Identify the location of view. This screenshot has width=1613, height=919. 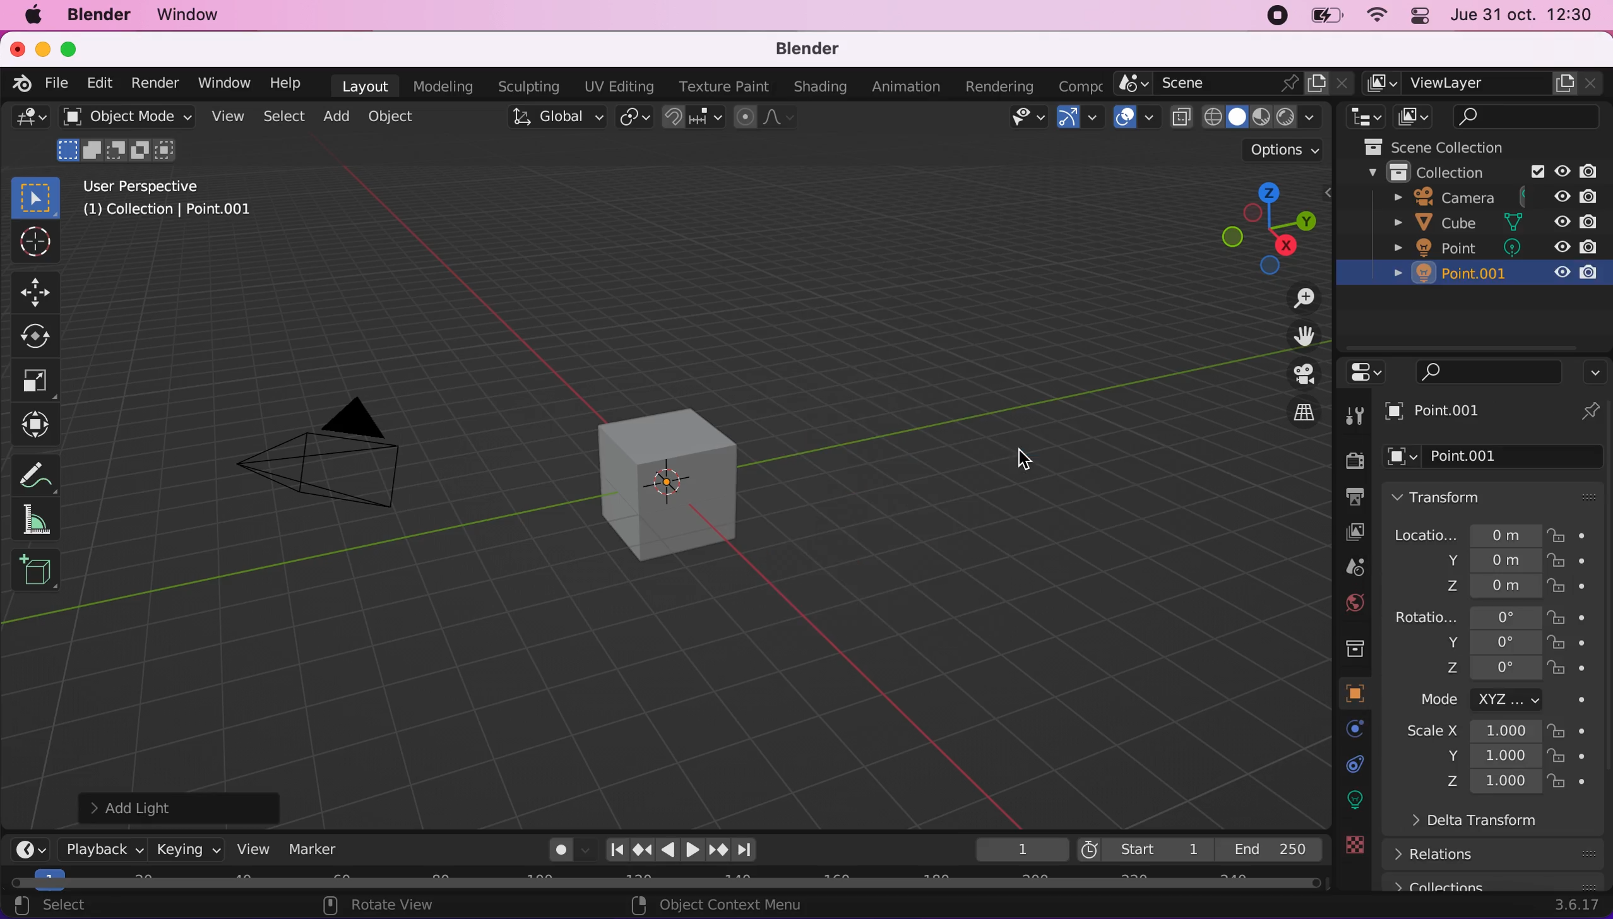
(229, 116).